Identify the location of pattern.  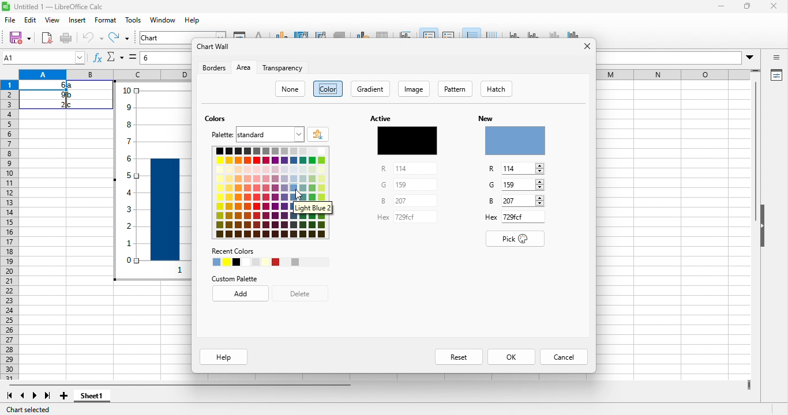
(456, 89).